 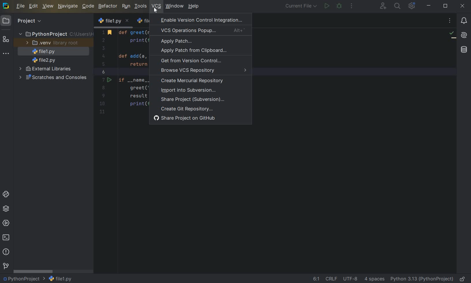 I want to click on browse VCS Repository, so click(x=202, y=71).